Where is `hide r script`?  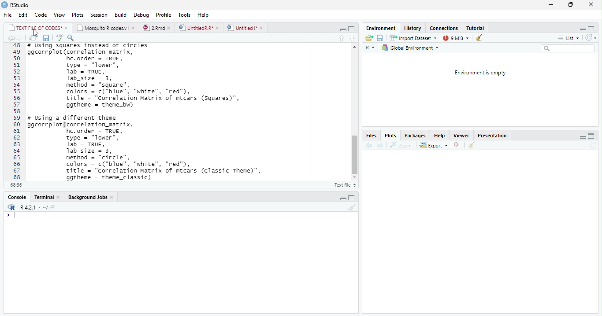
hide r script is located at coordinates (342, 29).